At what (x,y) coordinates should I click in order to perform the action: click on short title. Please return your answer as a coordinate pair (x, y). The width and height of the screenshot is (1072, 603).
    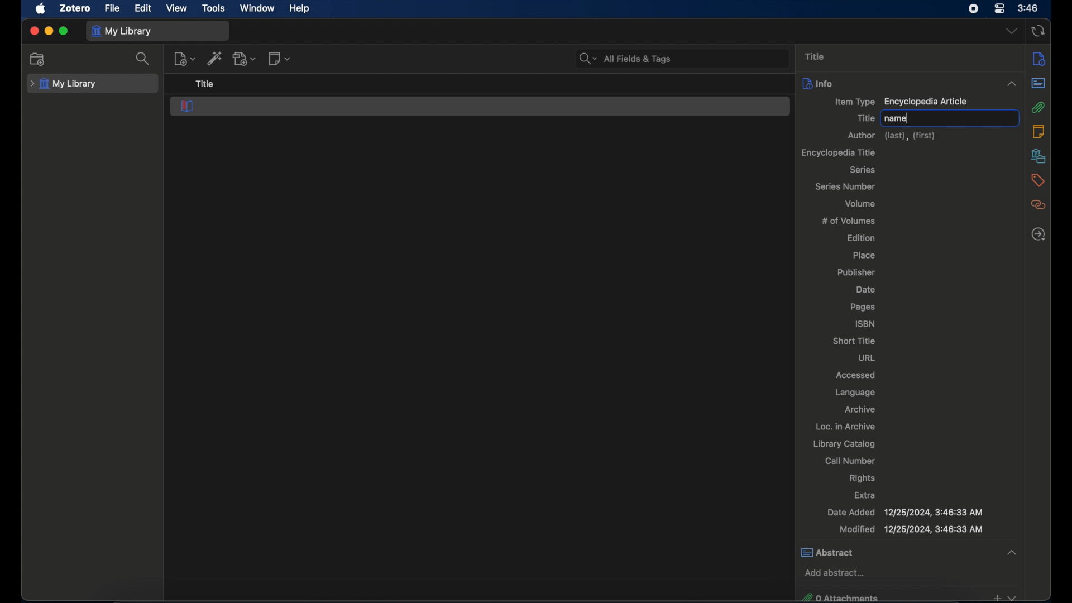
    Looking at the image, I should click on (855, 341).